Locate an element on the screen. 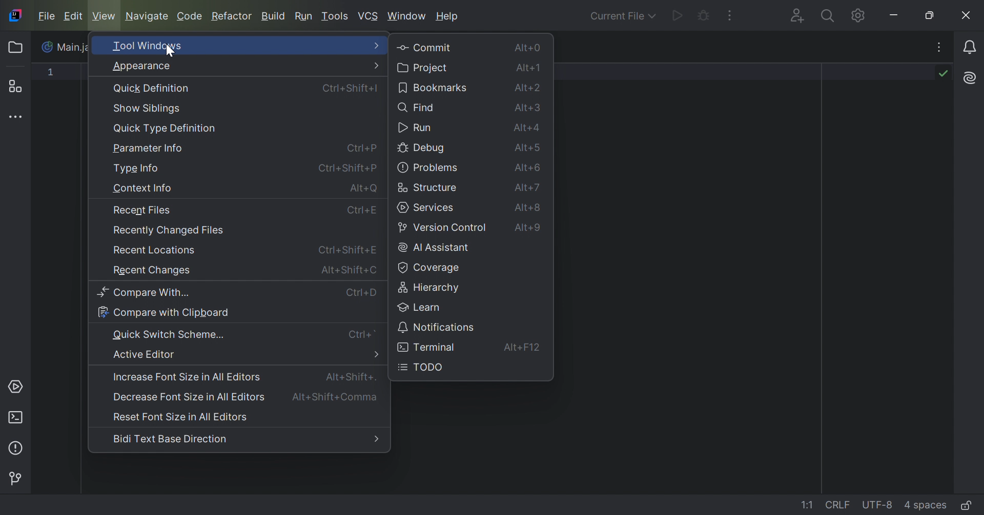 This screenshot has height=515, width=984. Icon is located at coordinates (14, 15).